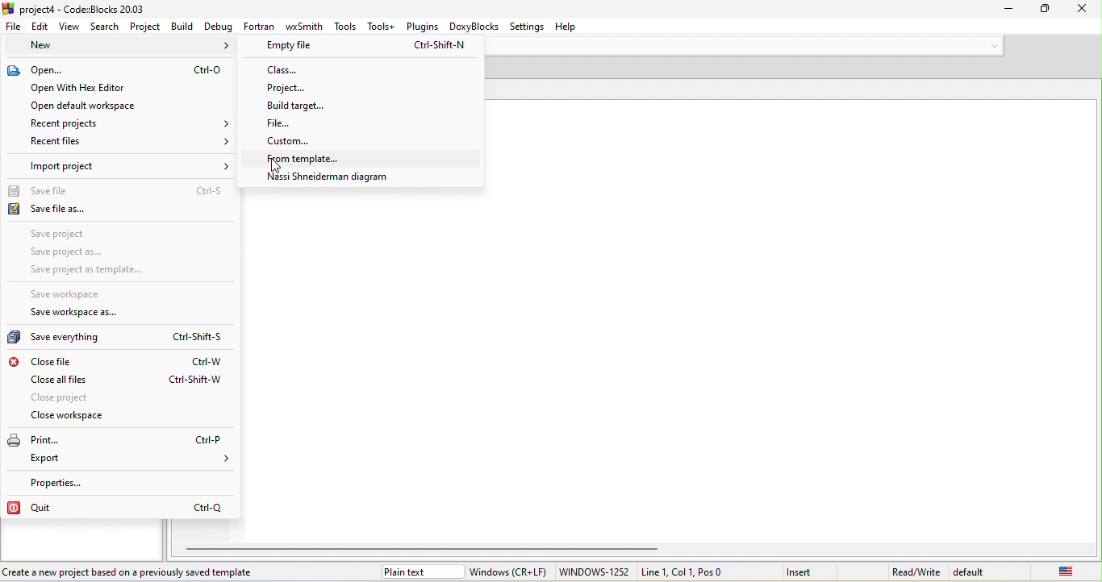 This screenshot has height=582, width=1102. What do you see at coordinates (310, 69) in the screenshot?
I see `class` at bounding box center [310, 69].